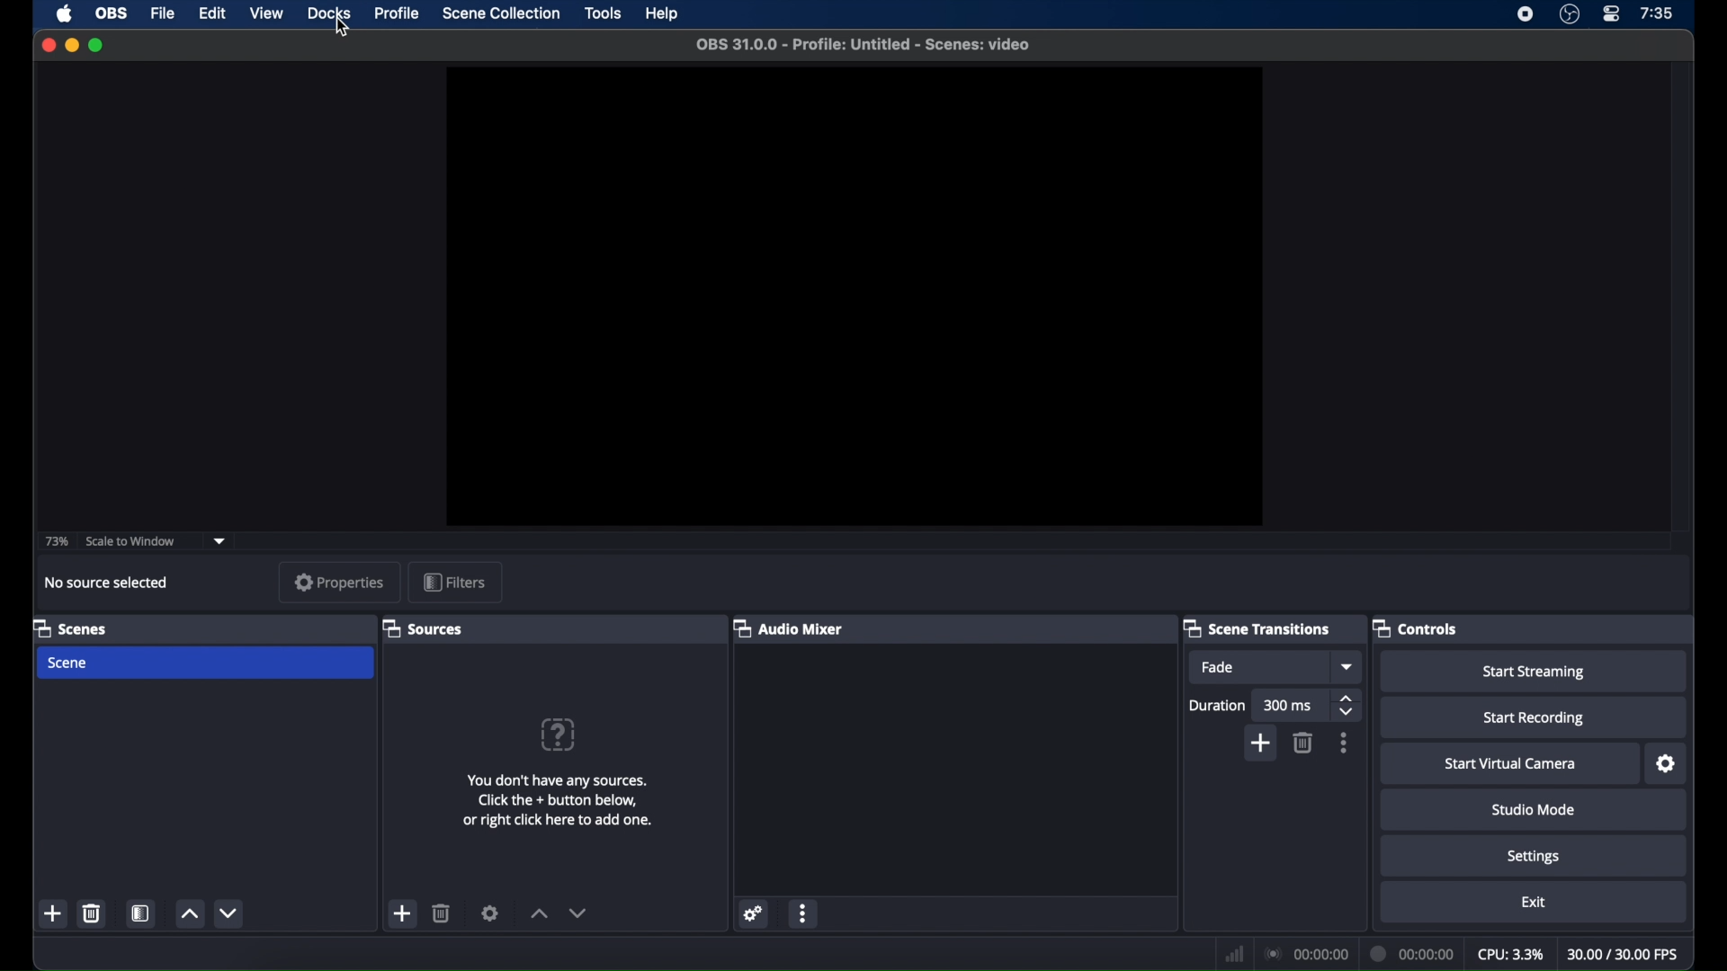  Describe the element at coordinates (1308, 955) in the screenshot. I see `connection` at that location.